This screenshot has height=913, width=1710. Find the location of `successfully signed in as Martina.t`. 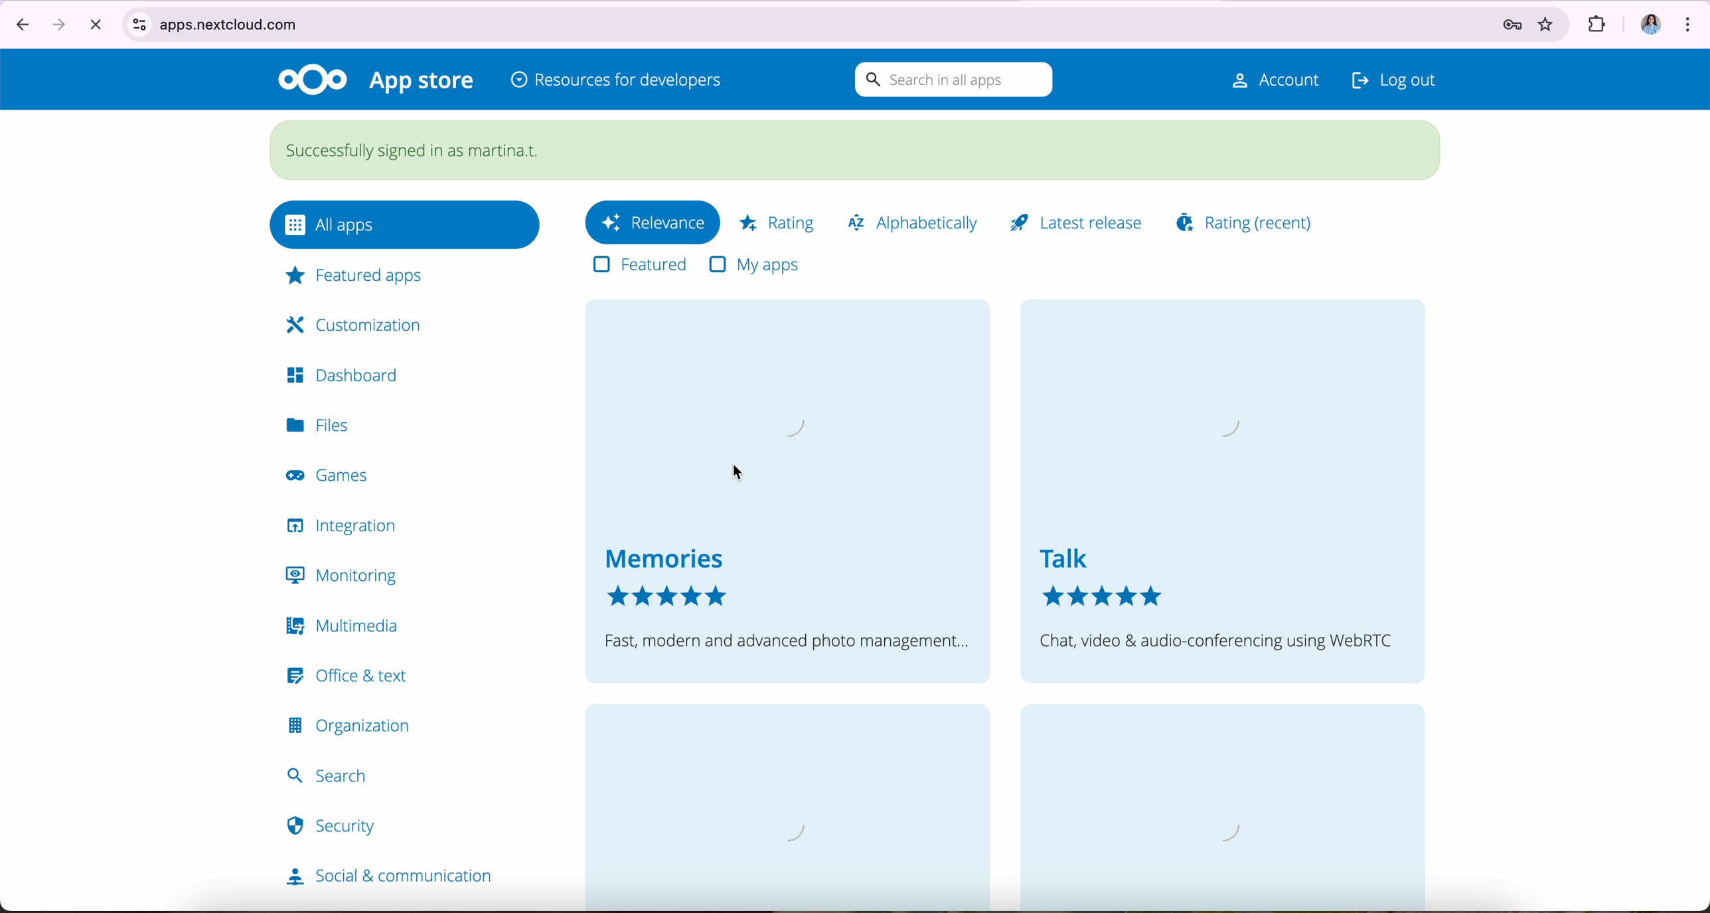

successfully signed in as Martina.t is located at coordinates (857, 147).